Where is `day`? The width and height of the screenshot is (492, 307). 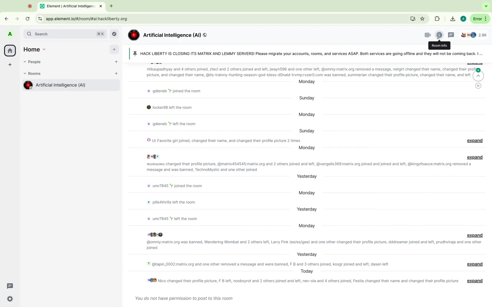 day is located at coordinates (306, 254).